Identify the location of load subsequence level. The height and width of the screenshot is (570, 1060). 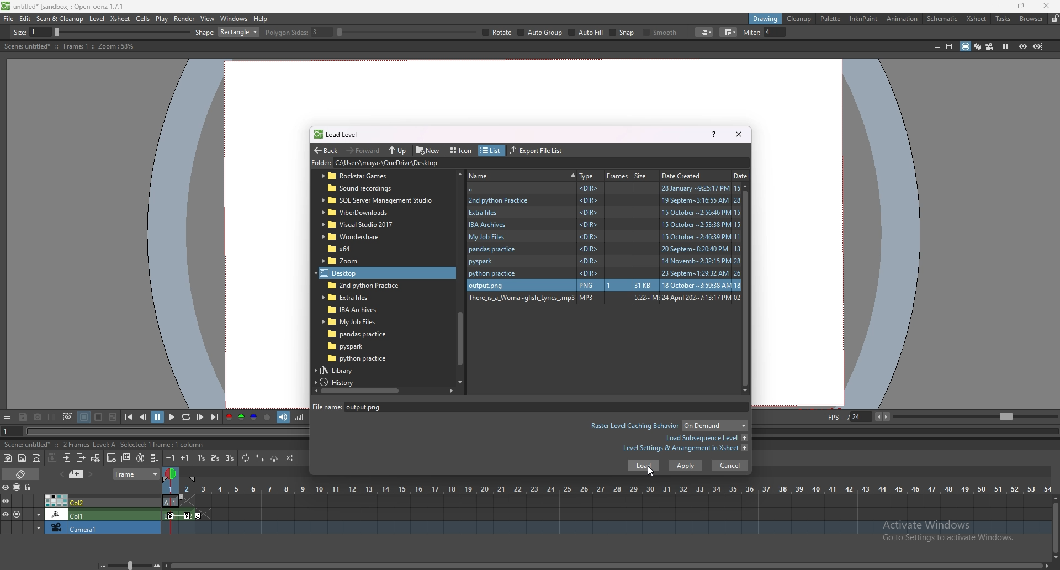
(706, 438).